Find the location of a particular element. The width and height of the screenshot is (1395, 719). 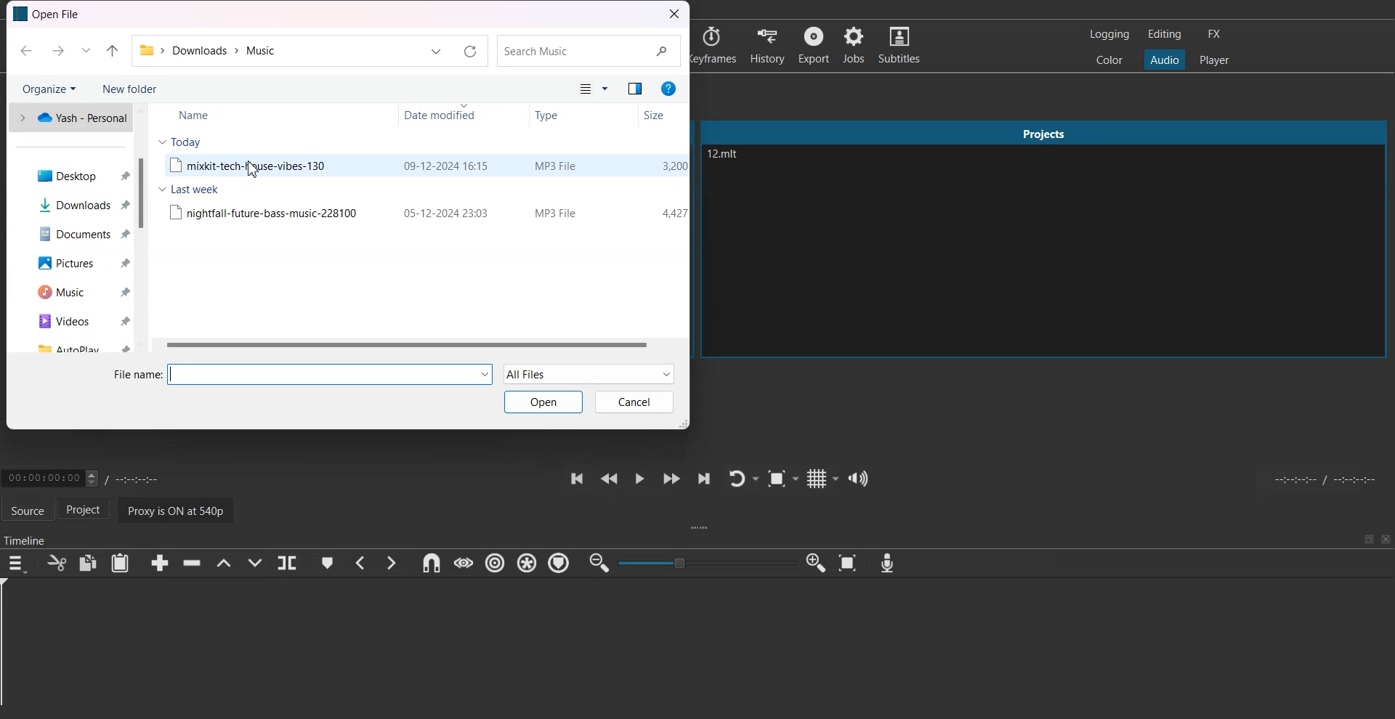

Vertical Scroll bar is located at coordinates (142, 228).